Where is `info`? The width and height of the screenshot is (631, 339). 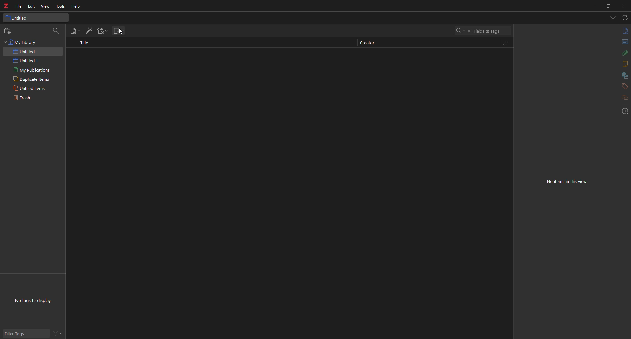 info is located at coordinates (624, 30).